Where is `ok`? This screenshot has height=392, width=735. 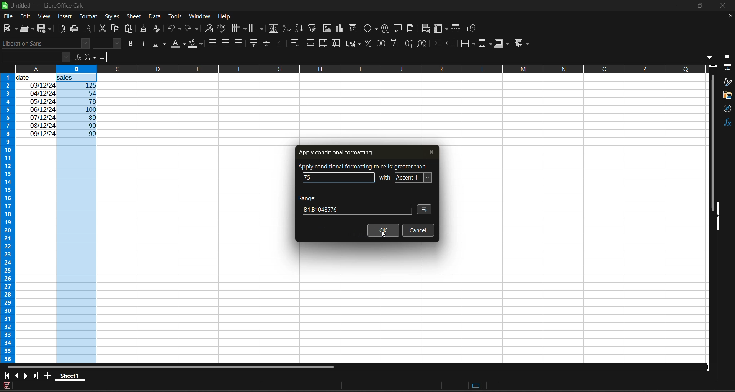 ok is located at coordinates (384, 231).